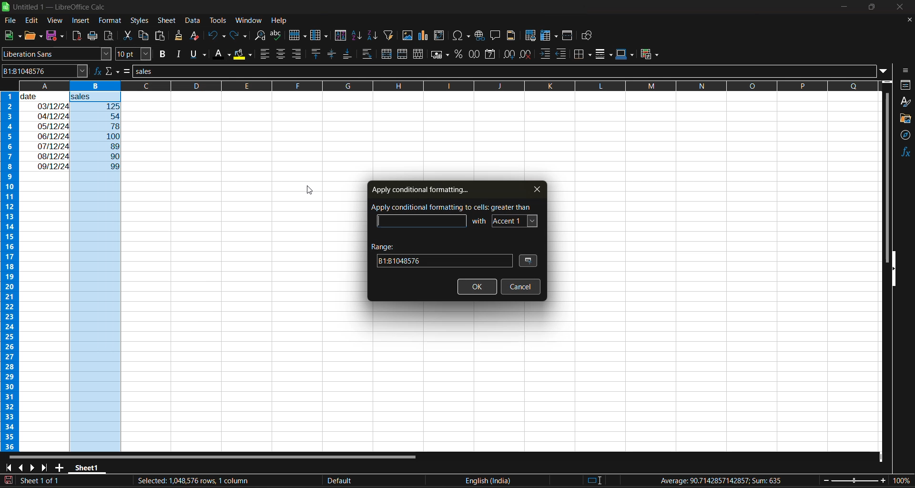 The height and width of the screenshot is (488, 915). Describe the element at coordinates (42, 480) in the screenshot. I see `sheet number` at that location.